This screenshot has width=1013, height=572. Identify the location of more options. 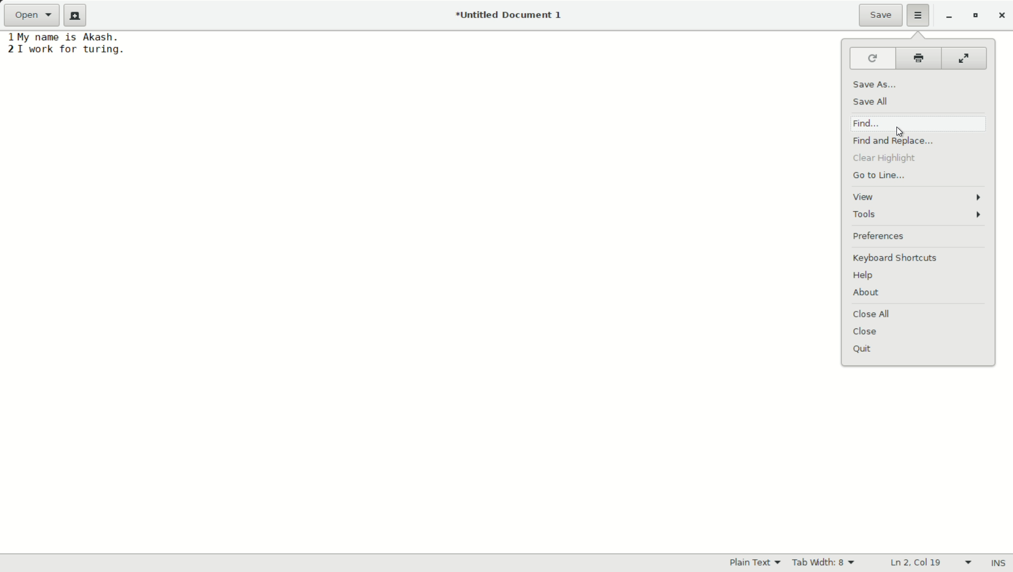
(919, 15).